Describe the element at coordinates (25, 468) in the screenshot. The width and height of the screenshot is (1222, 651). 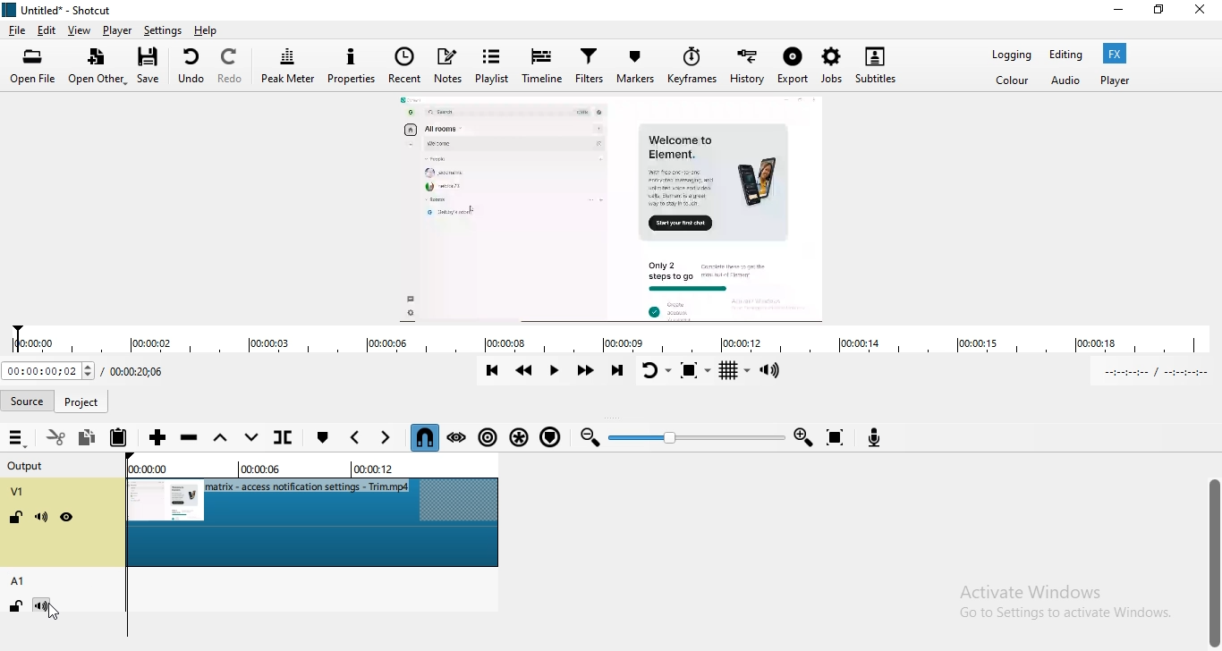
I see `Output` at that location.